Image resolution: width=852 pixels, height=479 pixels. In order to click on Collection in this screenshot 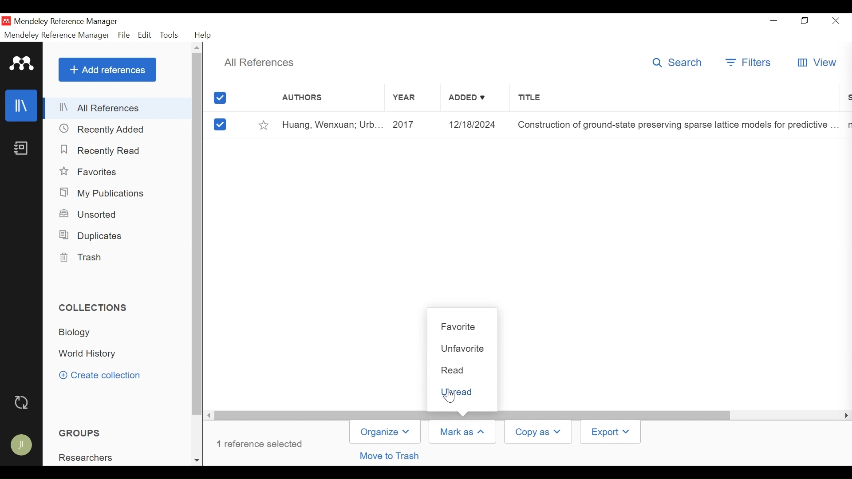, I will do `click(87, 354)`.